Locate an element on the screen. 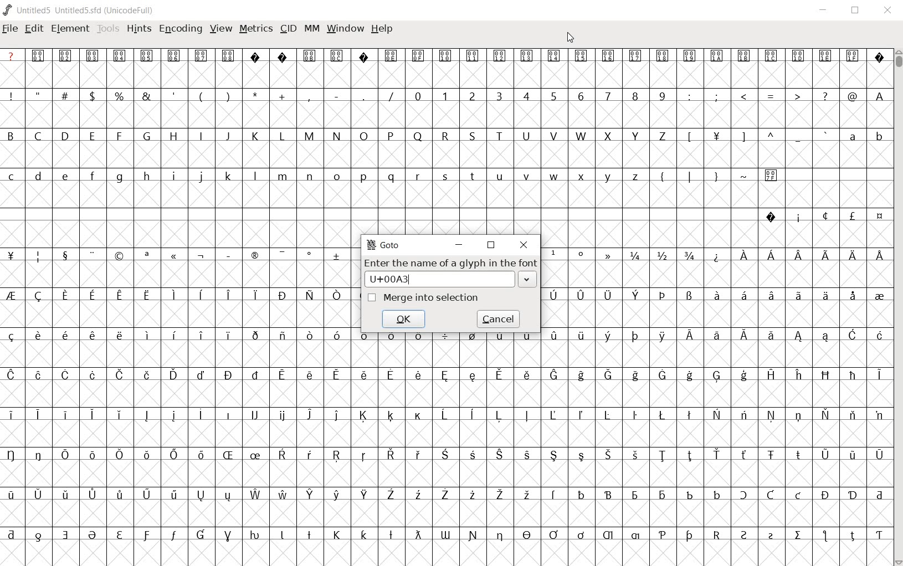 The width and height of the screenshot is (903, 566). Symbol is located at coordinates (282, 536).